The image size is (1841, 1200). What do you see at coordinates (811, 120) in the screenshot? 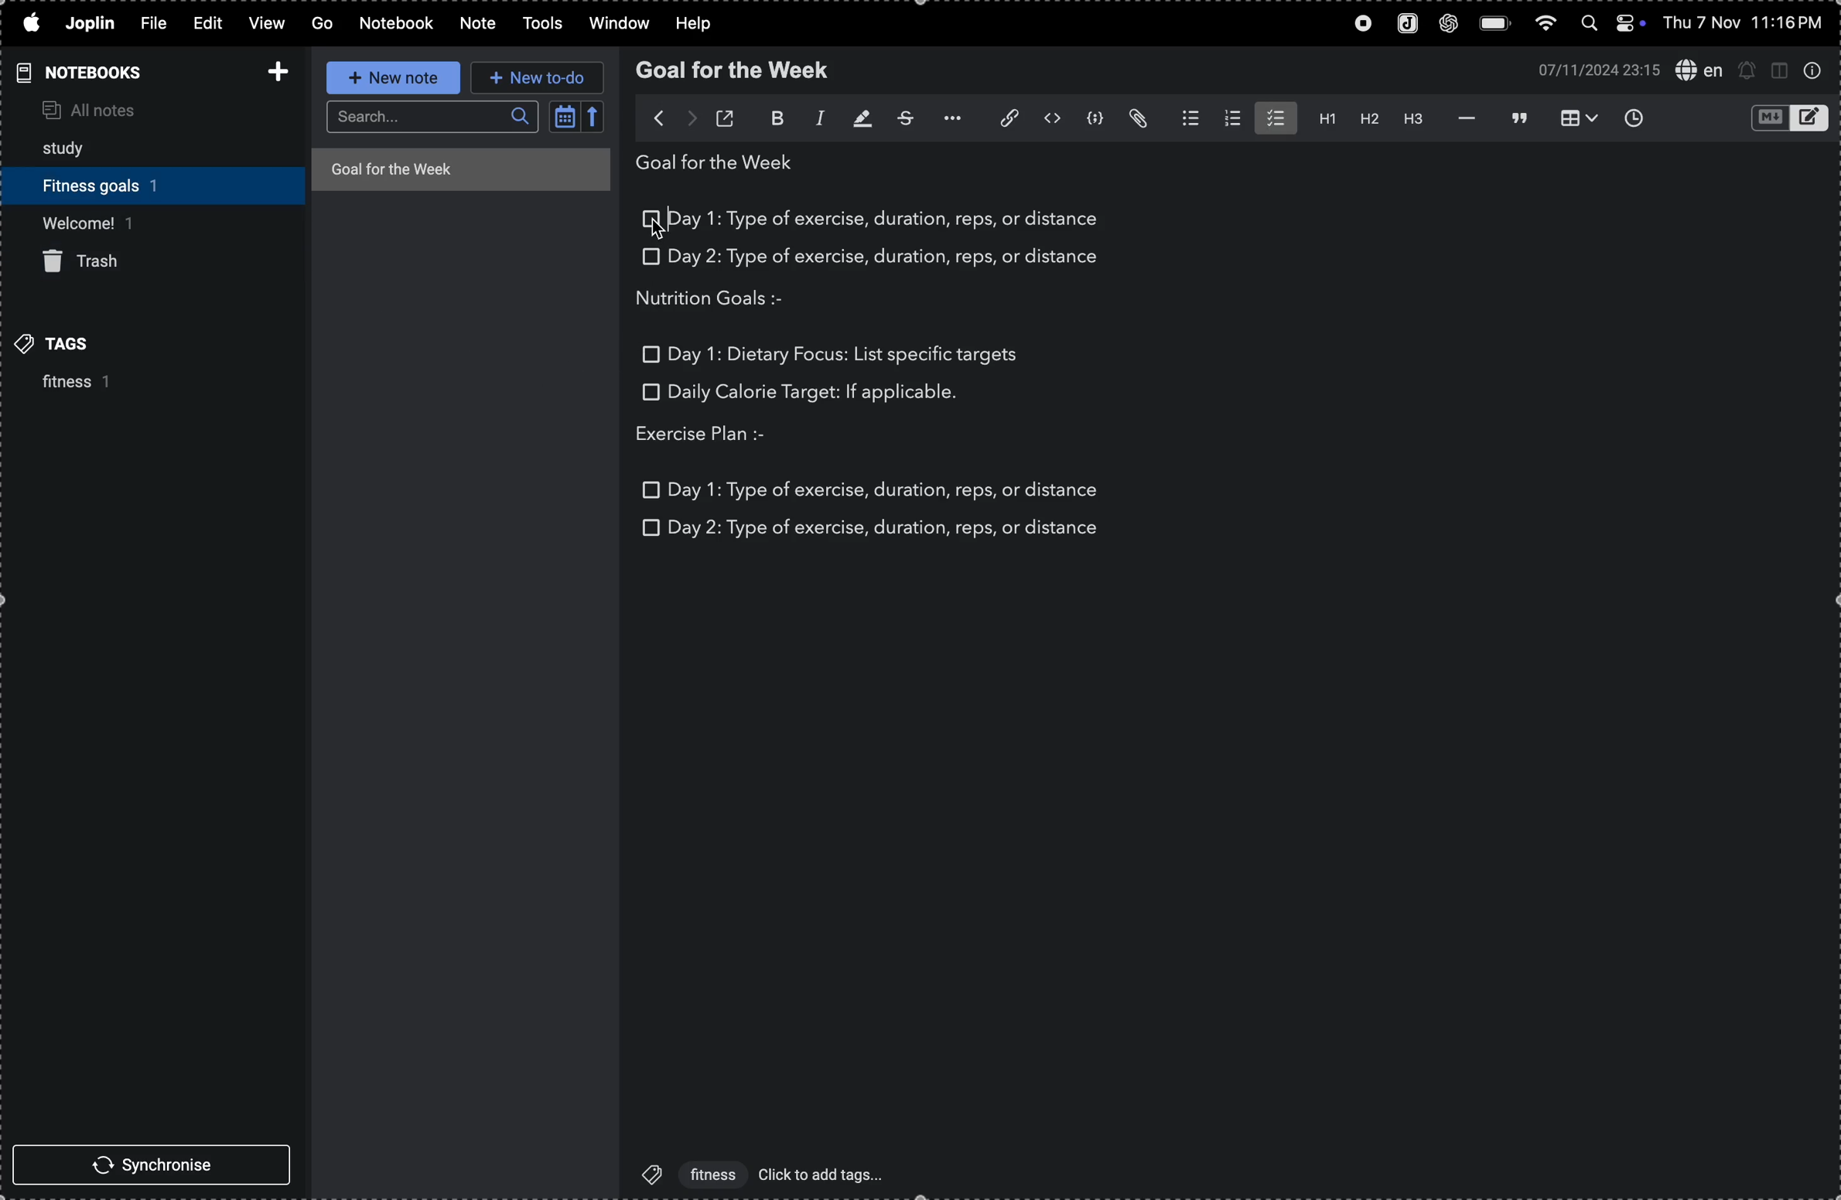
I see `italic` at bounding box center [811, 120].